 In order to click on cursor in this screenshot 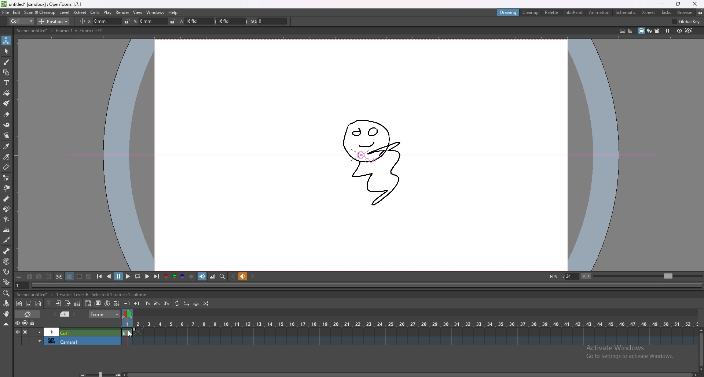, I will do `click(130, 333)`.